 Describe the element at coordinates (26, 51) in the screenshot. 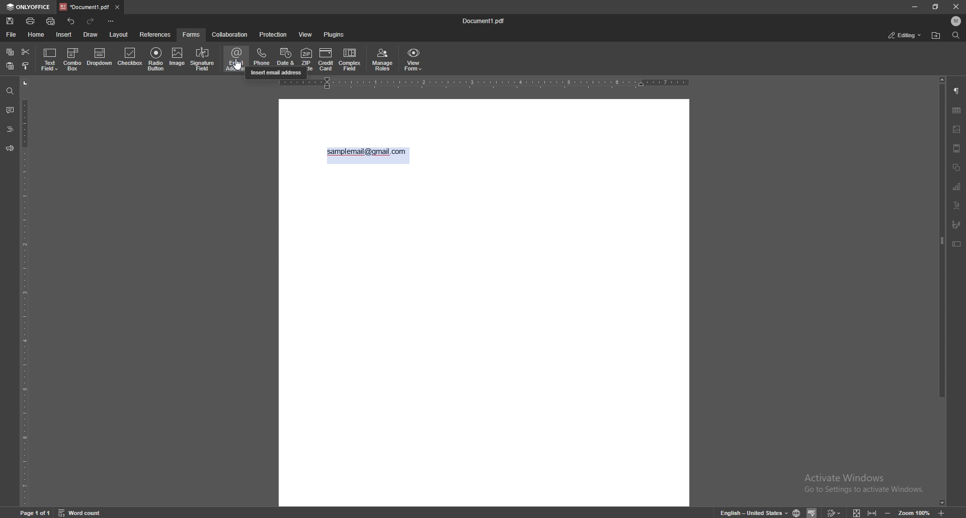

I see `cut` at that location.